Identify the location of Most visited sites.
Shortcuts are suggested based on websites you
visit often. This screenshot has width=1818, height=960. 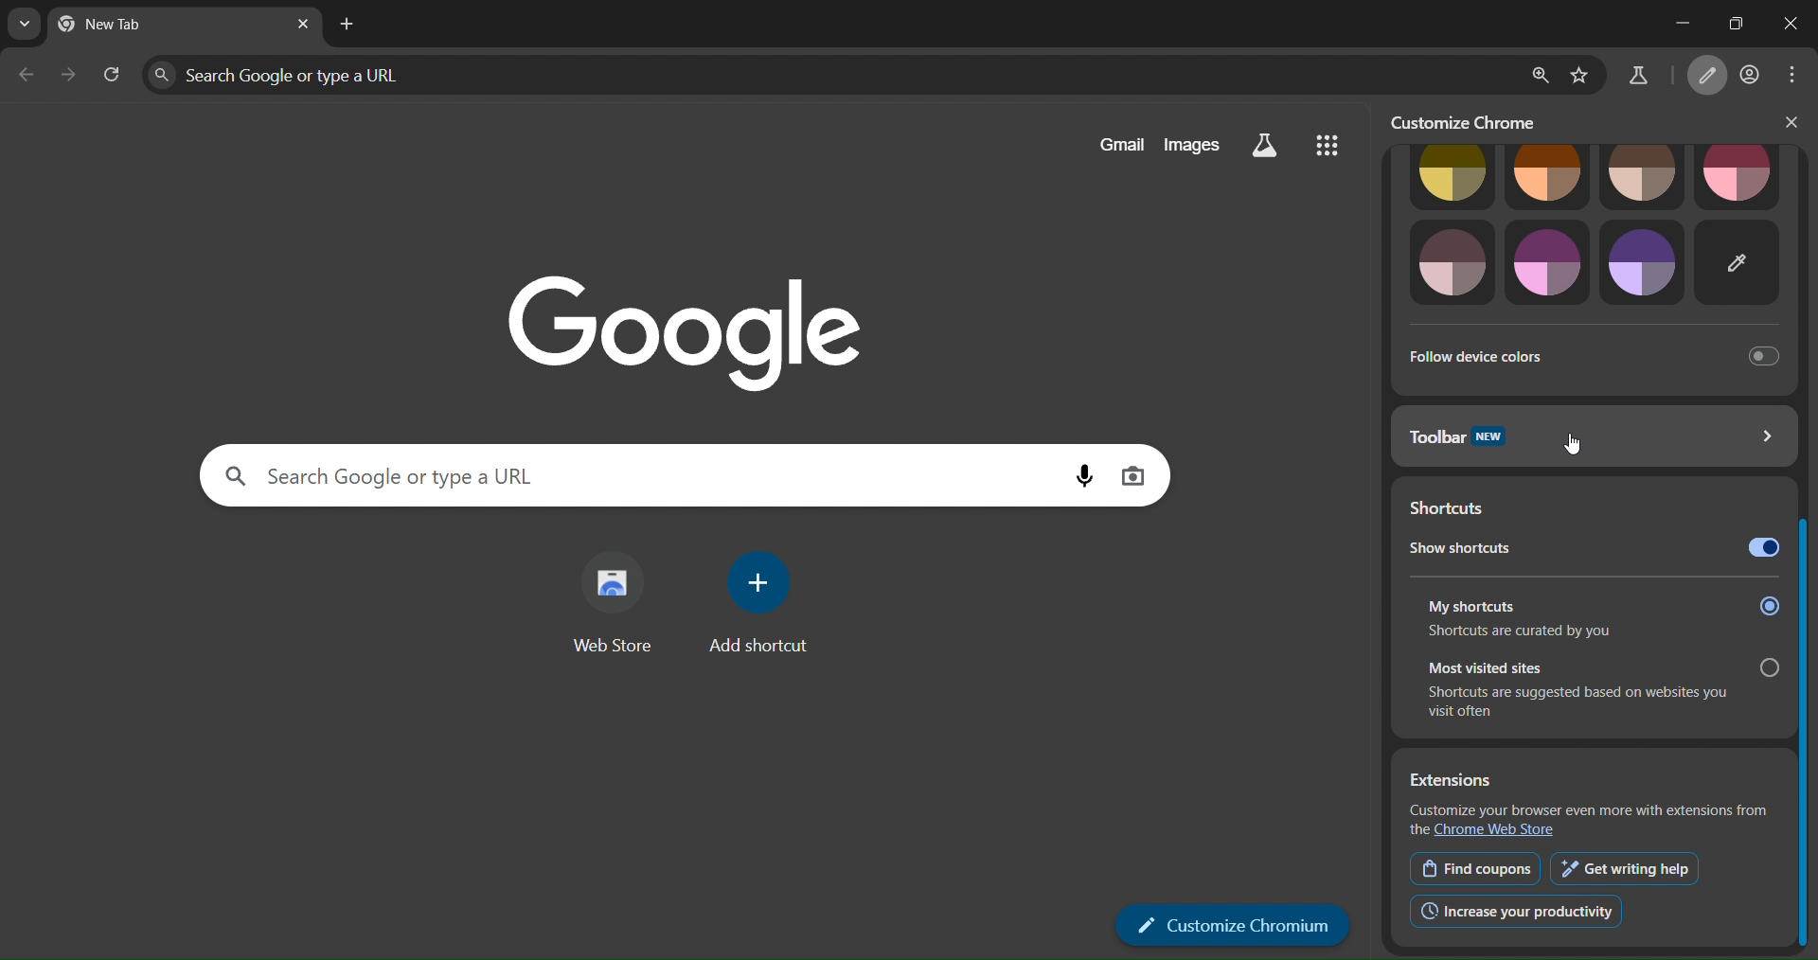
(1594, 690).